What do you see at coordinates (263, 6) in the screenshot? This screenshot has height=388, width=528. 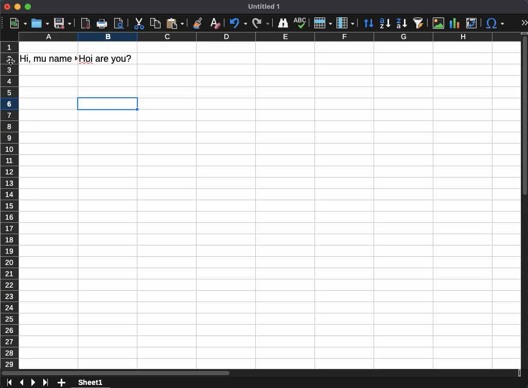 I see `untitled 1` at bounding box center [263, 6].